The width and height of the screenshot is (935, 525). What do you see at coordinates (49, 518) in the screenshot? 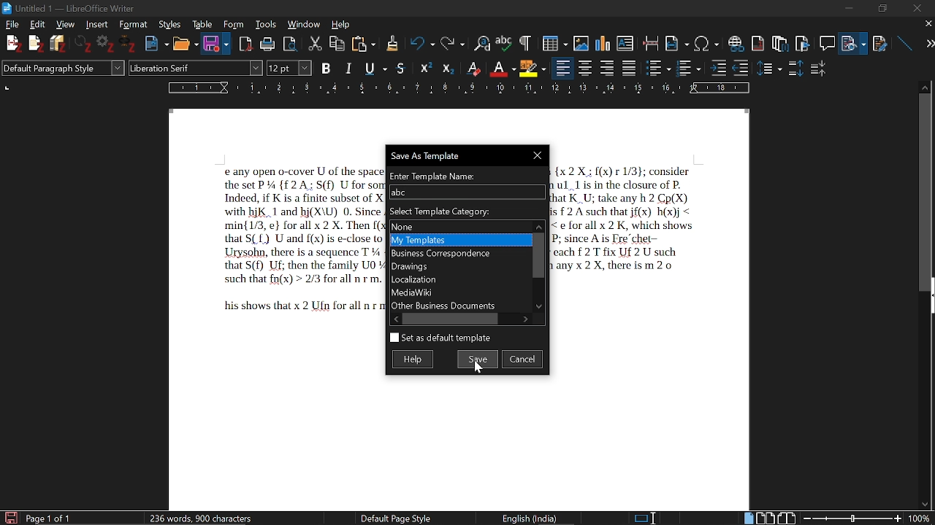
I see `Page 1 of 1` at bounding box center [49, 518].